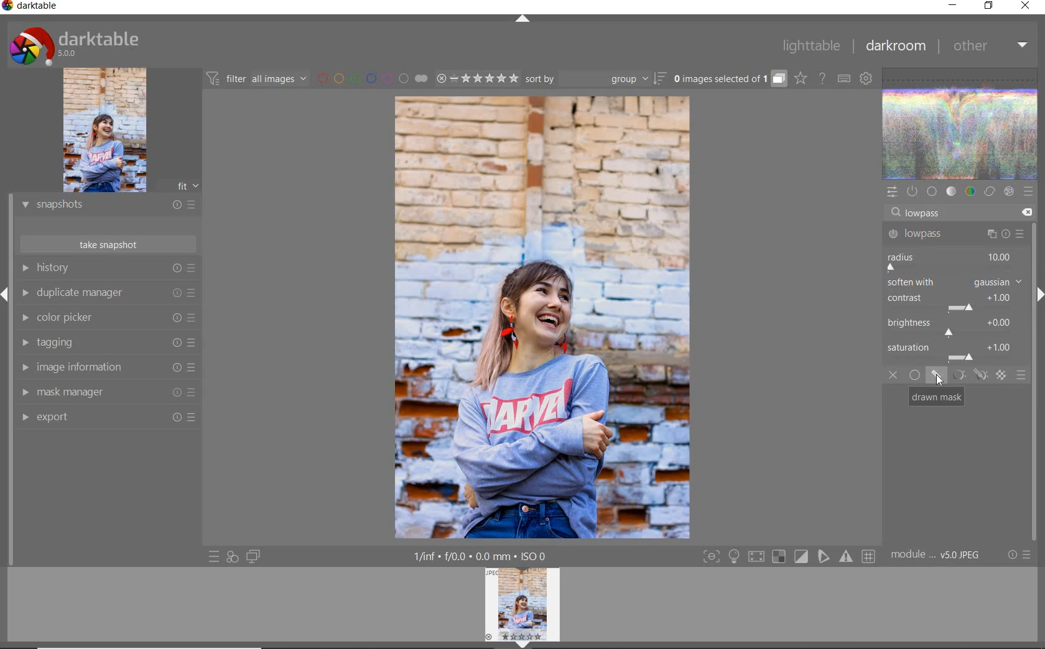 Image resolution: width=1045 pixels, height=649 pixels. I want to click on quick access for applying any of your styles, so click(233, 556).